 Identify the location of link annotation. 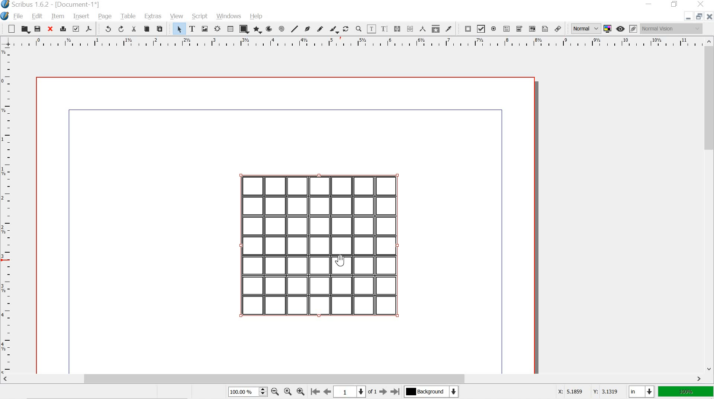
(557, 28).